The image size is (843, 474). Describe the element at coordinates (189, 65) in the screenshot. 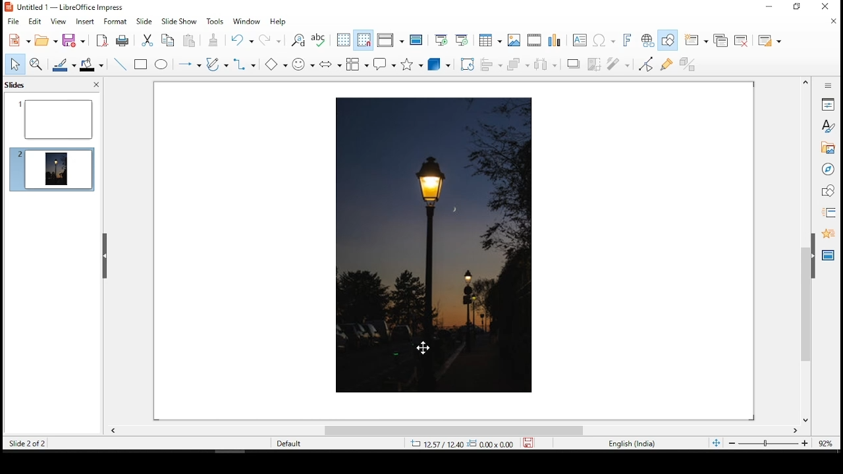

I see `lines and arrows` at that location.